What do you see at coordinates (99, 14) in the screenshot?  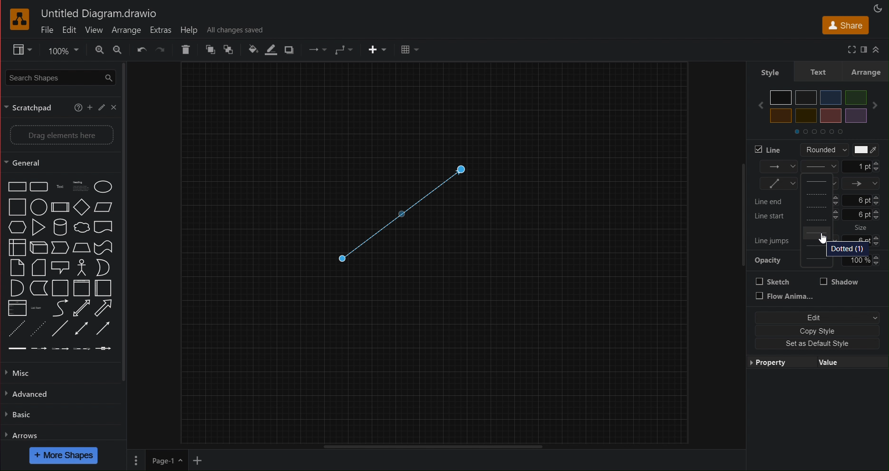 I see `Untitled Diagram.drawio` at bounding box center [99, 14].